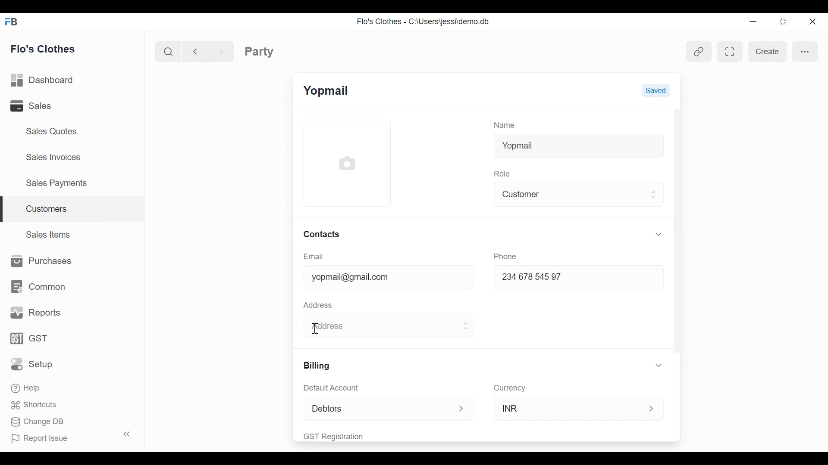 This screenshot has width=828, height=465. I want to click on Search, so click(170, 51).